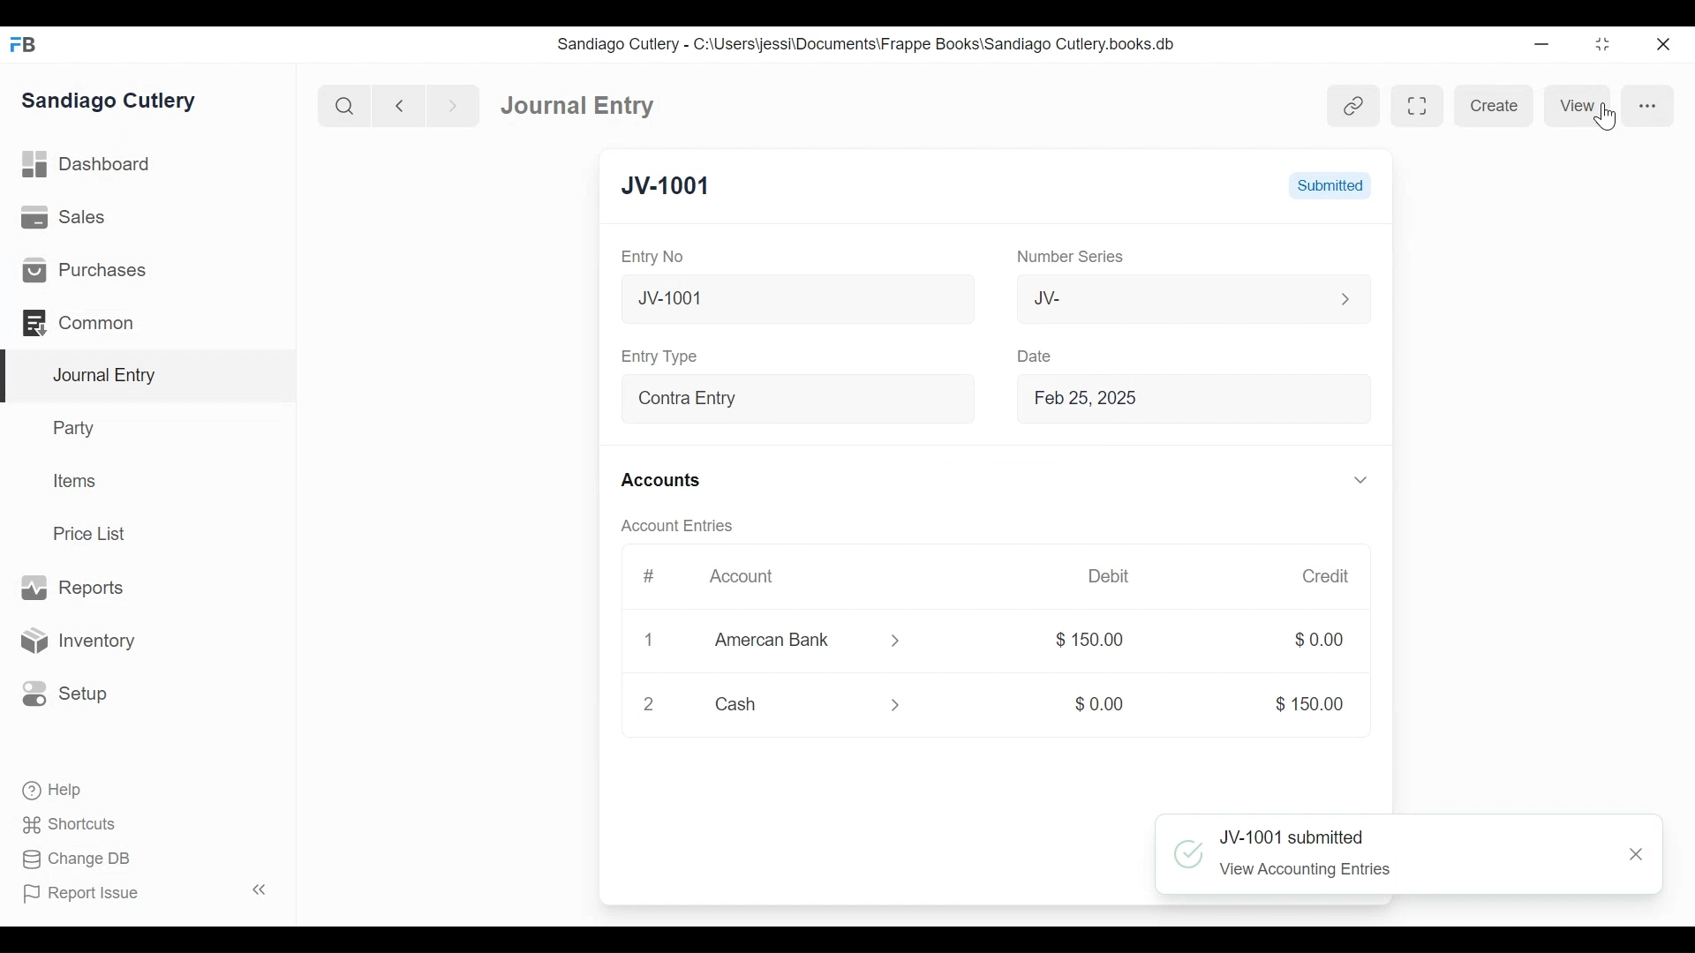 Image resolution: width=1695 pixels, height=953 pixels. Describe the element at coordinates (766, 401) in the screenshot. I see `Contra Entry` at that location.